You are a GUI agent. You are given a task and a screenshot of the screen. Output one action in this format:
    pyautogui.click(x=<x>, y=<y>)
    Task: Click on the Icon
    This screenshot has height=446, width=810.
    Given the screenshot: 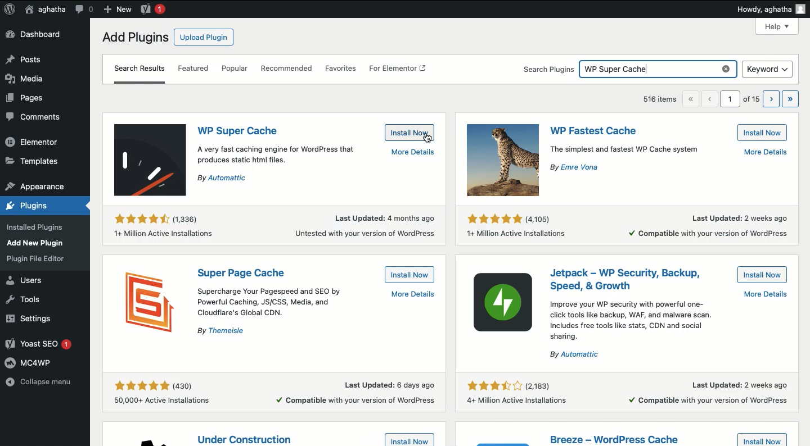 What is the action you would take?
    pyautogui.click(x=499, y=160)
    